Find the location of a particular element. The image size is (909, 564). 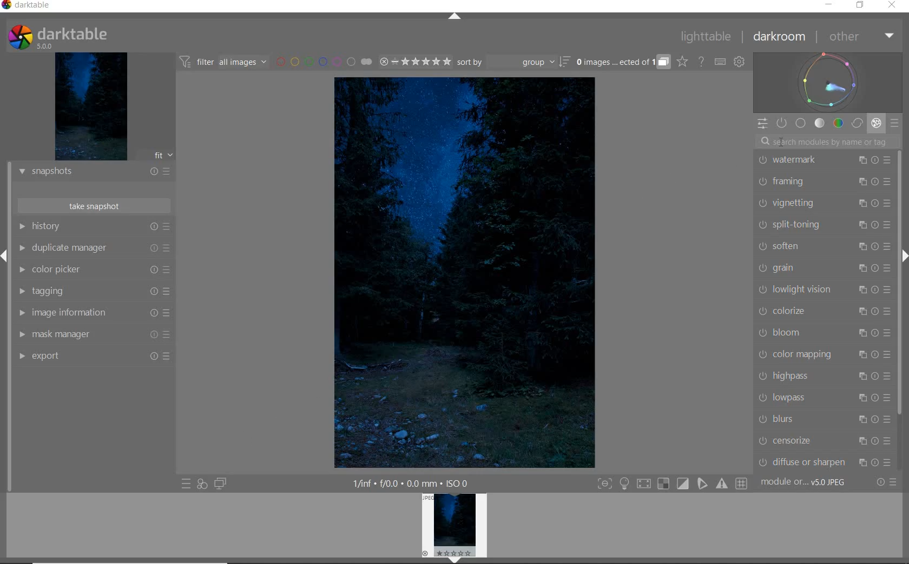

WATERMARK is located at coordinates (824, 162).